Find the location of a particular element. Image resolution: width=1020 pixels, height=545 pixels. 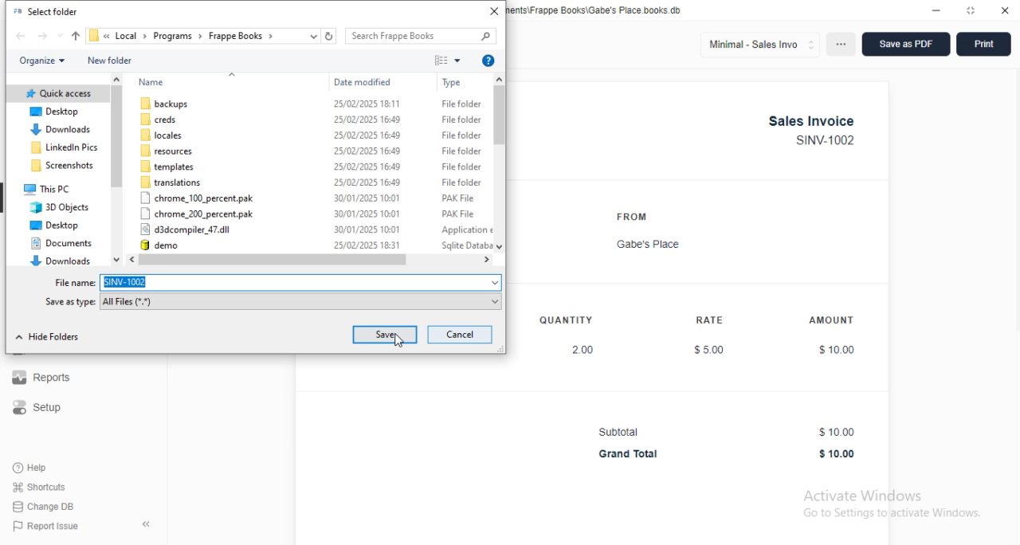

PAK file is located at coordinates (458, 198).